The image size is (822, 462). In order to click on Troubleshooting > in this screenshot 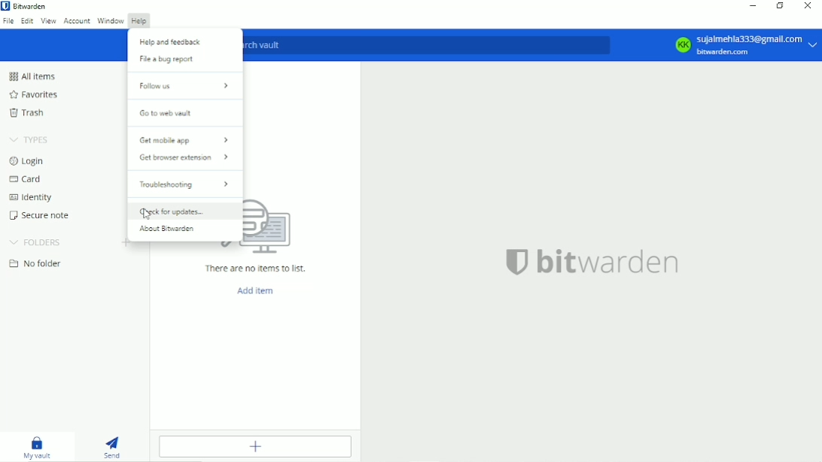, I will do `click(183, 185)`.